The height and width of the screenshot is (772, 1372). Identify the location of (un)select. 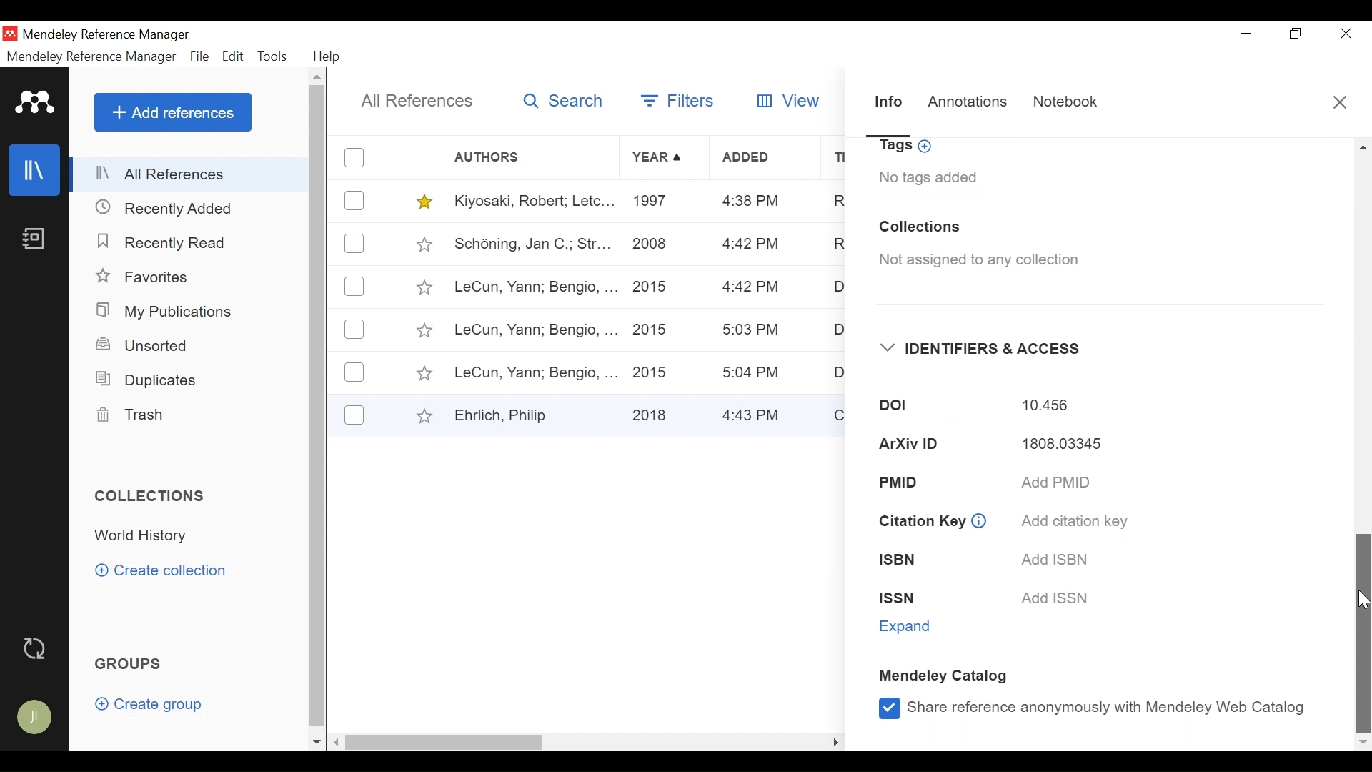
(354, 415).